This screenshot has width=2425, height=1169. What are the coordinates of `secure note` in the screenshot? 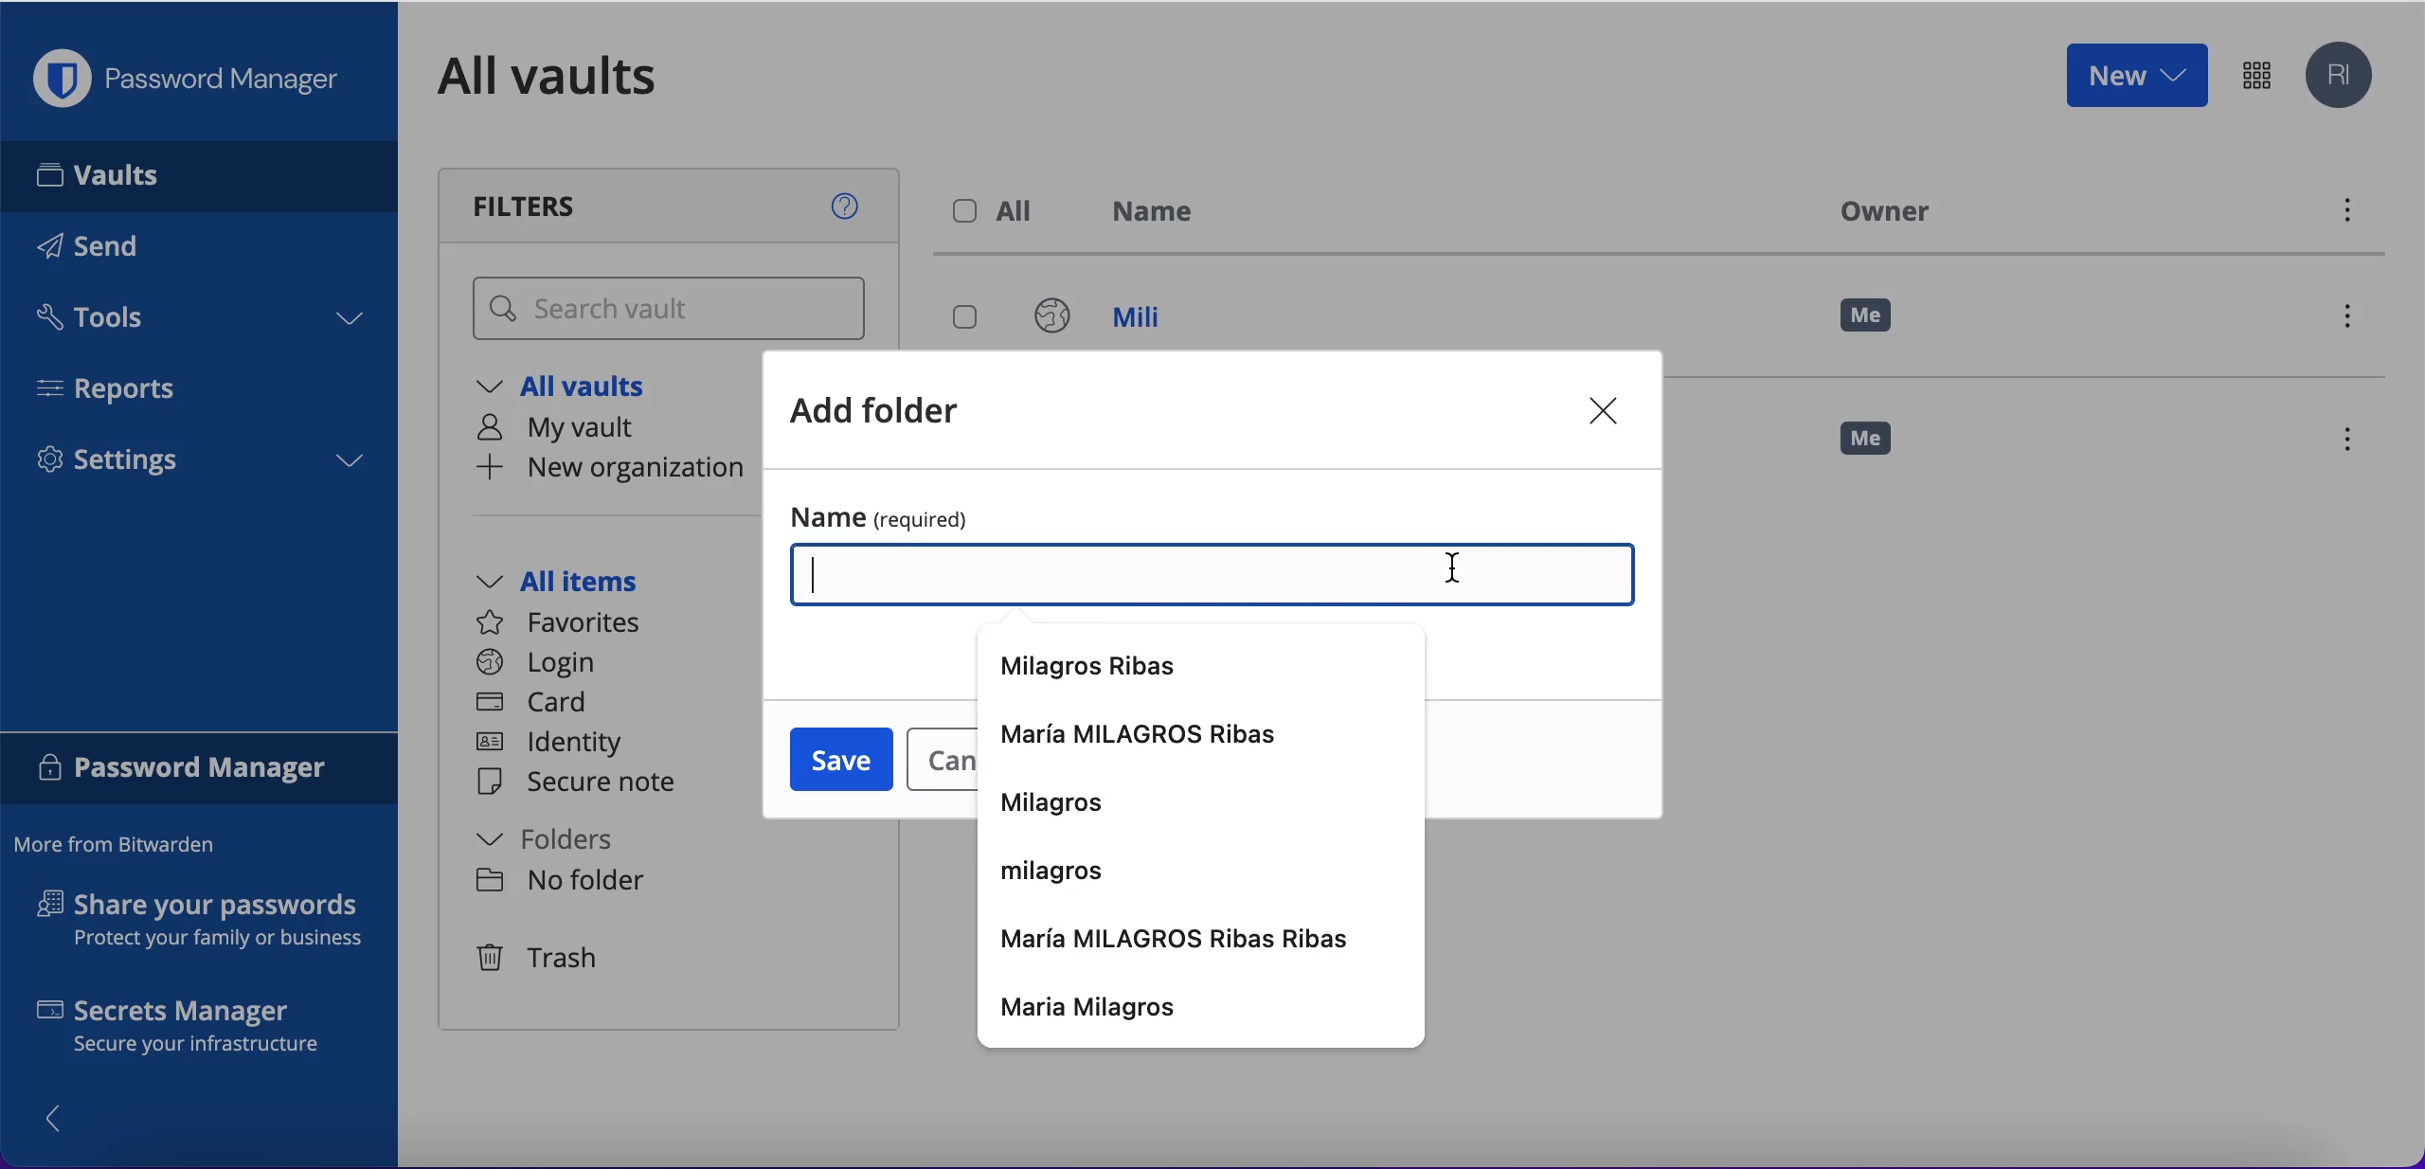 It's located at (585, 783).